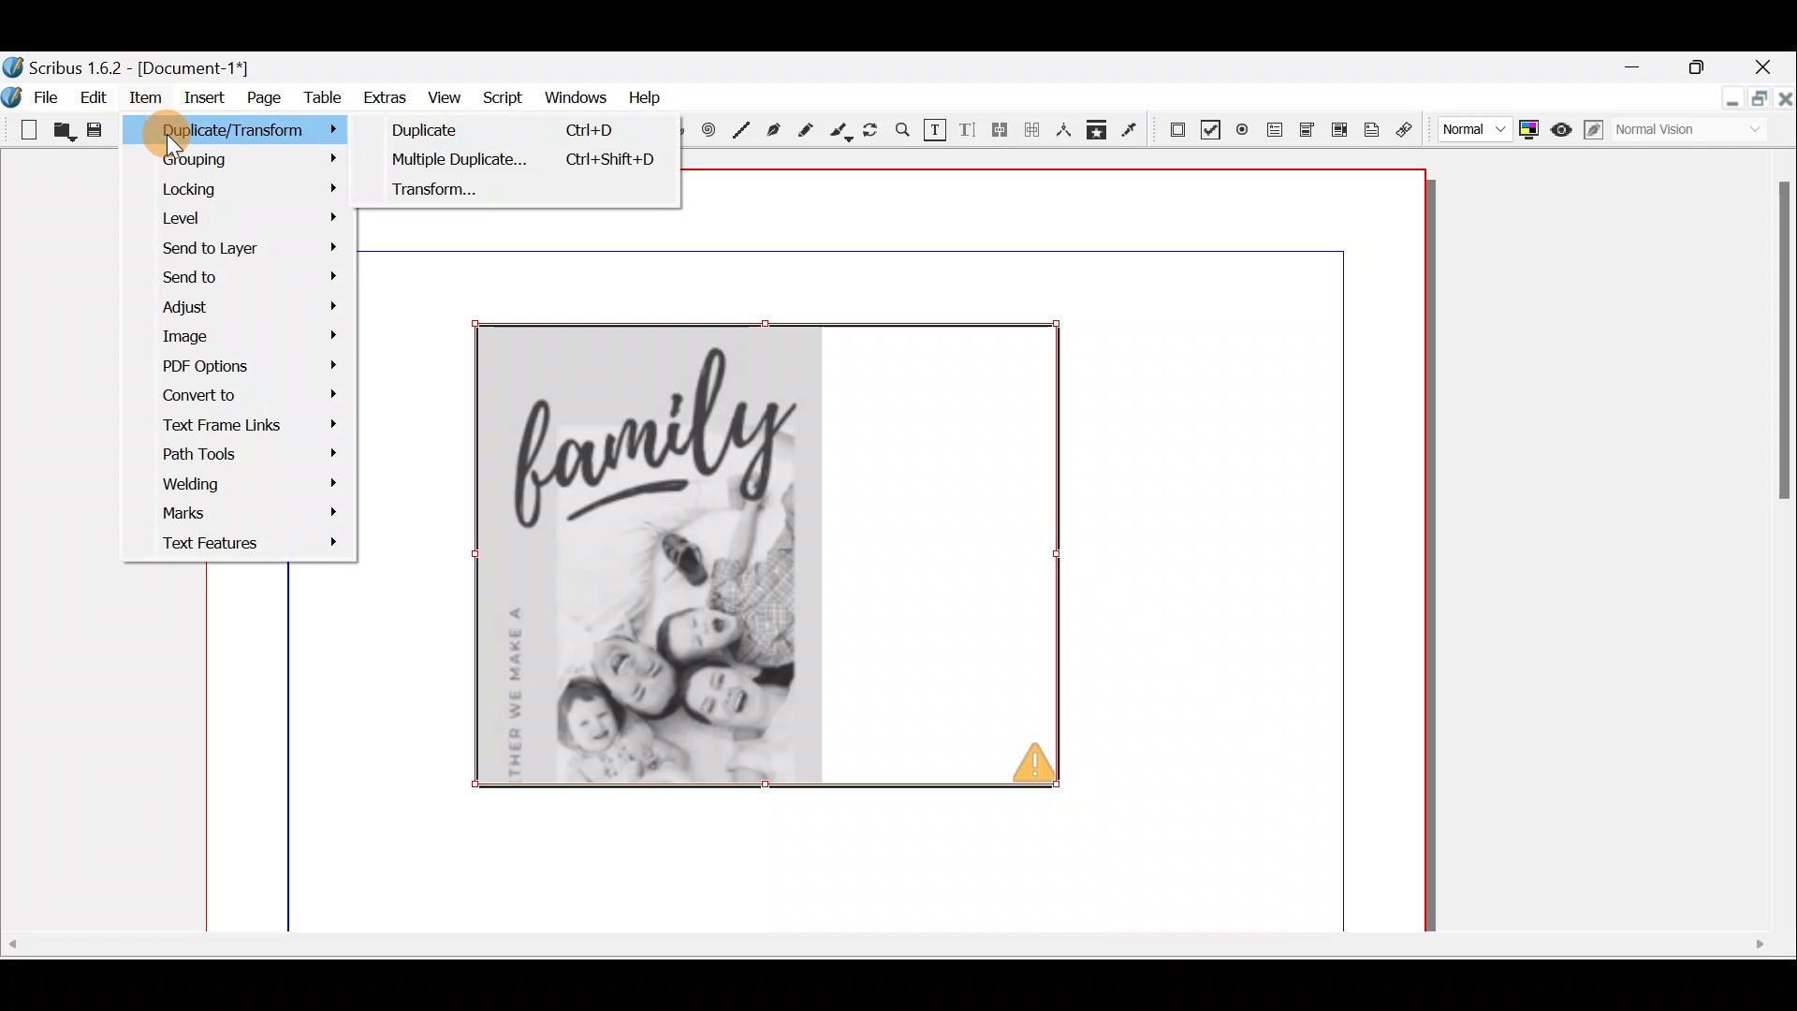 The width and height of the screenshot is (1797, 1011). Describe the element at coordinates (1770, 63) in the screenshot. I see `Close` at that location.